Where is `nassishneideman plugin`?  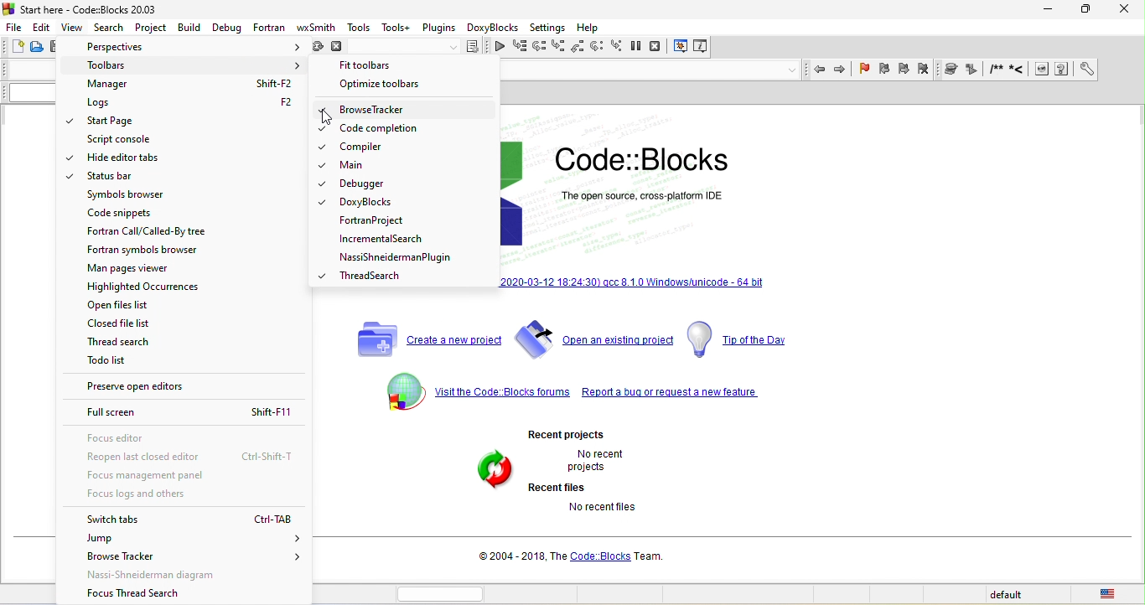
nassishneideman plugin is located at coordinates (396, 258).